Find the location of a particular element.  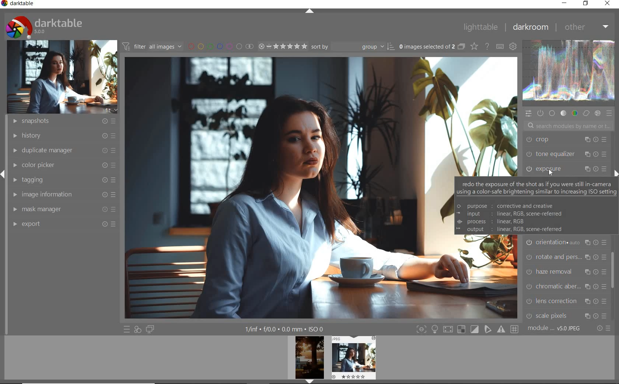

IMAGE is located at coordinates (60, 77).